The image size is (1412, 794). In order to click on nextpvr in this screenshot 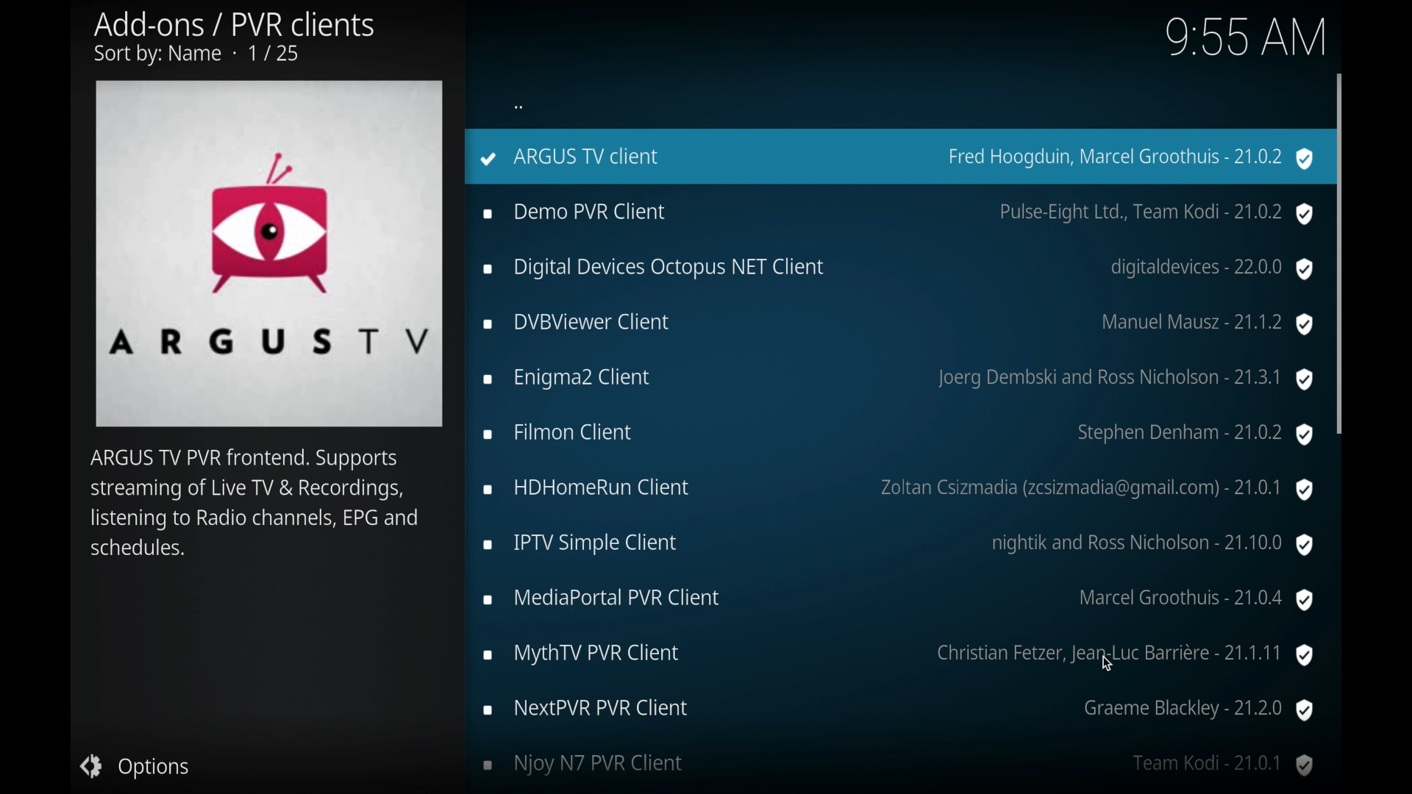, I will do `click(896, 710)`.